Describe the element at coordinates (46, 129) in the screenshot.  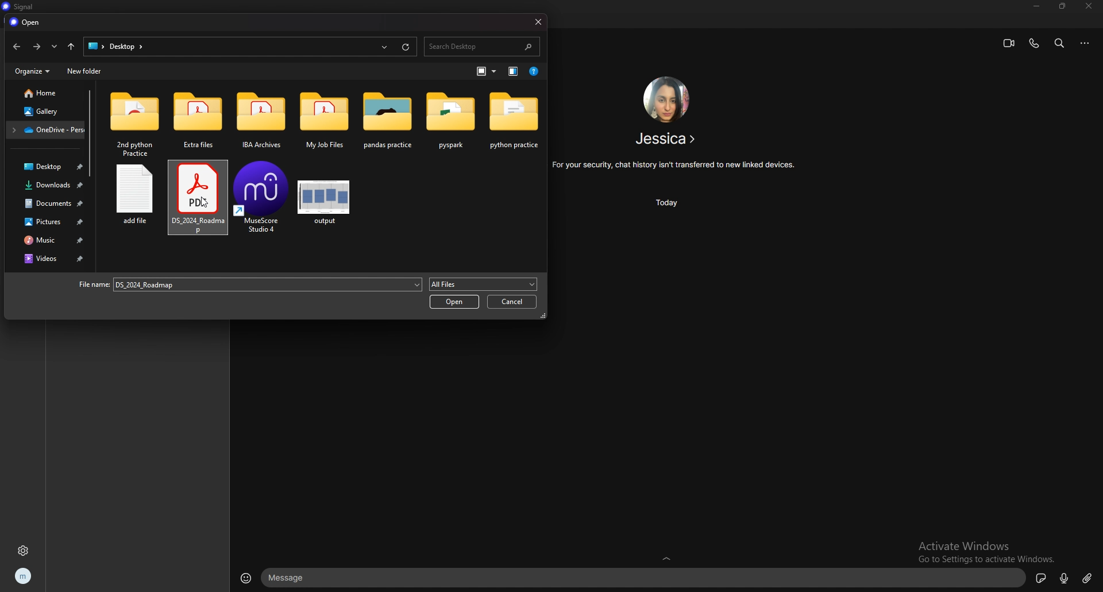
I see `folder` at that location.